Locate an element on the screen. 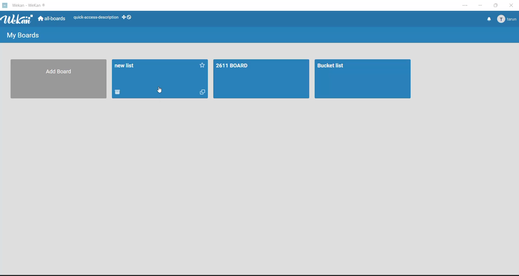  2611 BOARD is located at coordinates (261, 79).